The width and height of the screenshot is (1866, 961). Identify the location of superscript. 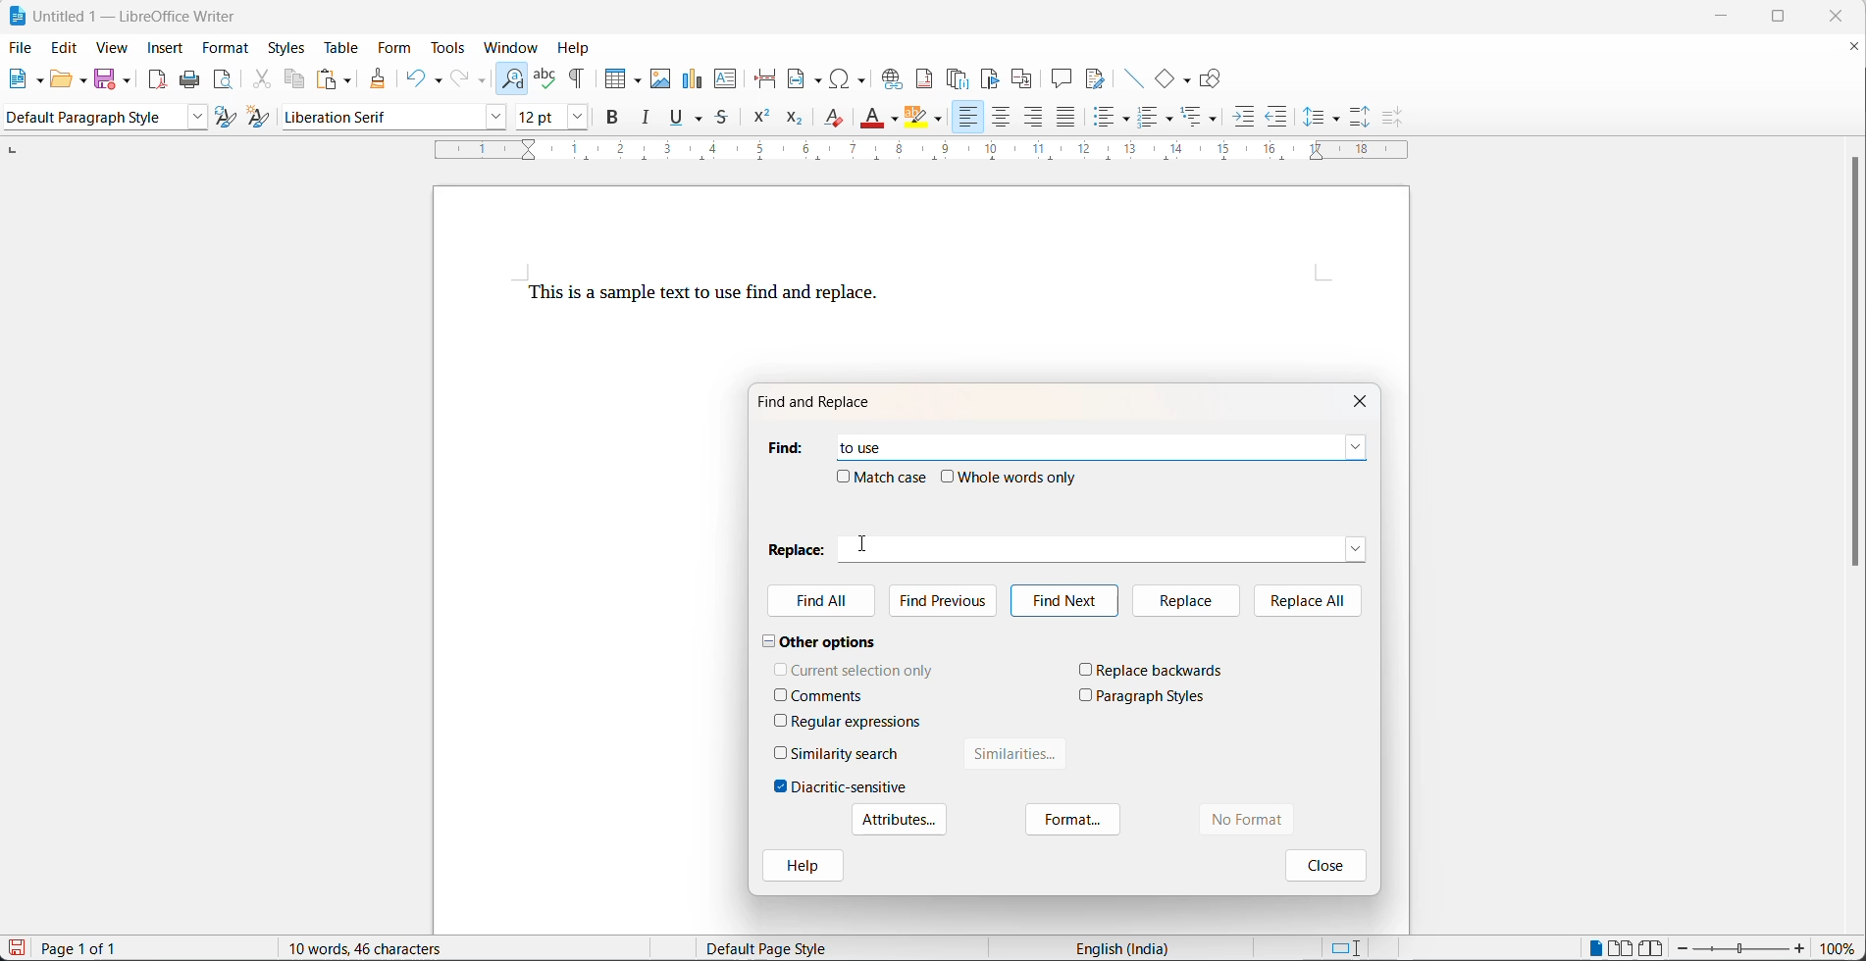
(760, 122).